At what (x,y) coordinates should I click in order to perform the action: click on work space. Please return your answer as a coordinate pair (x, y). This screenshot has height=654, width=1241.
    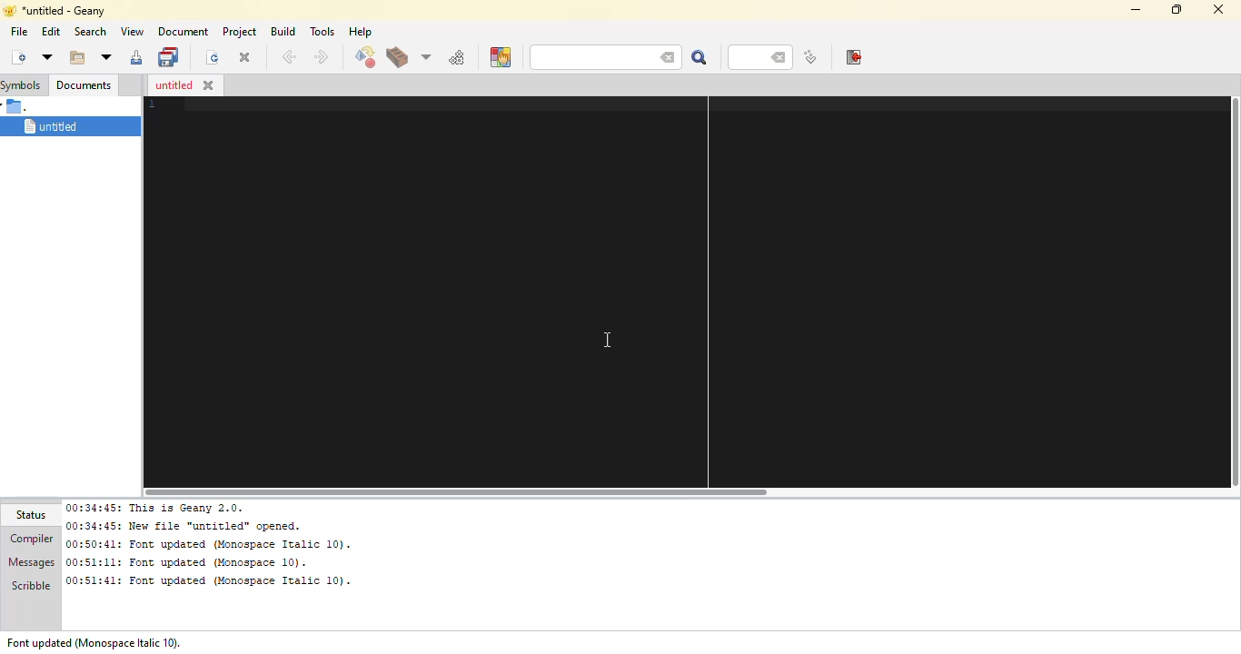
    Looking at the image, I should click on (677, 297).